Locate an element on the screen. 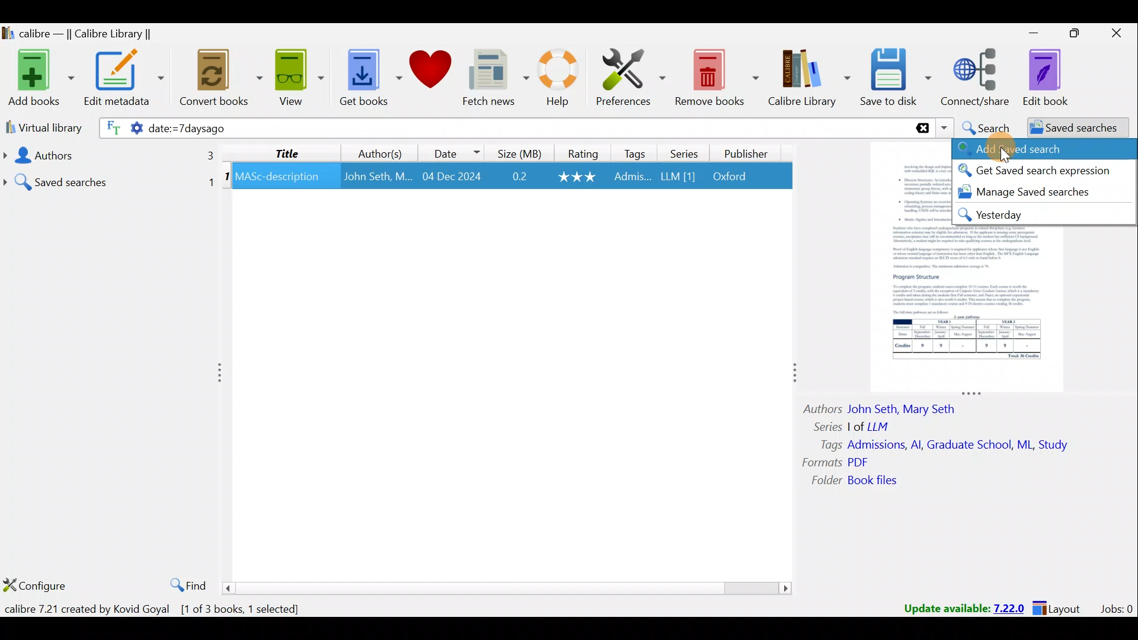 The image size is (1138, 640). 04 Dec 2024 is located at coordinates (452, 177).